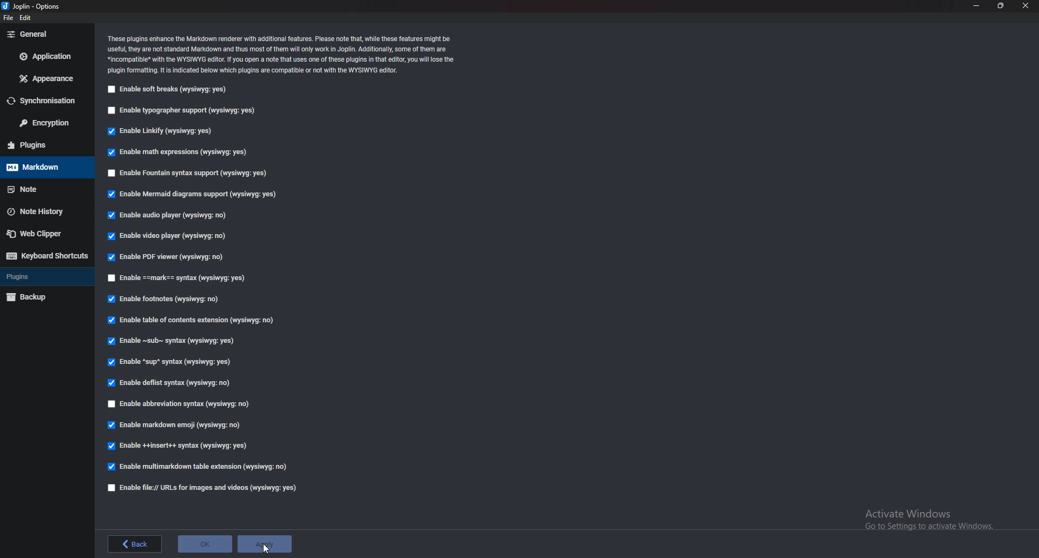 The image size is (1039, 558). Describe the element at coordinates (183, 151) in the screenshot. I see `Enable math expressions` at that location.